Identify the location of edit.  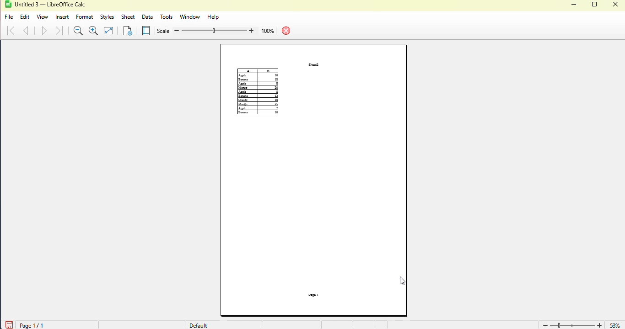
(25, 17).